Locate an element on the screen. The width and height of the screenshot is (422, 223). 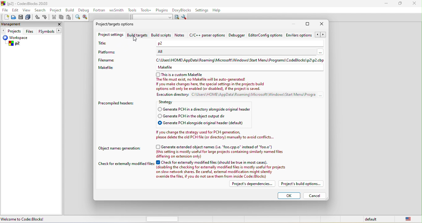
p2 is located at coordinates (161, 43).